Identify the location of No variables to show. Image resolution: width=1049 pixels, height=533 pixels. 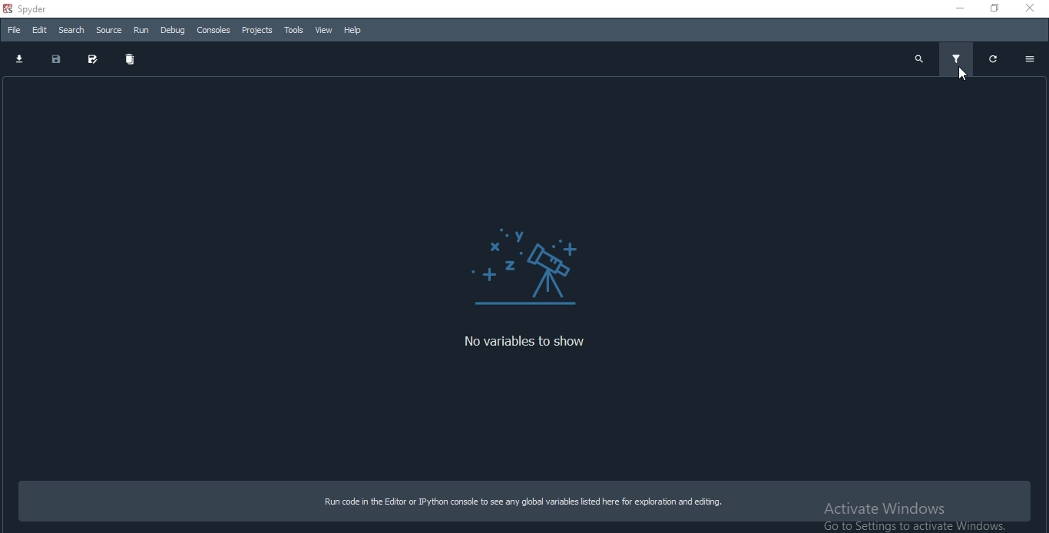
(517, 341).